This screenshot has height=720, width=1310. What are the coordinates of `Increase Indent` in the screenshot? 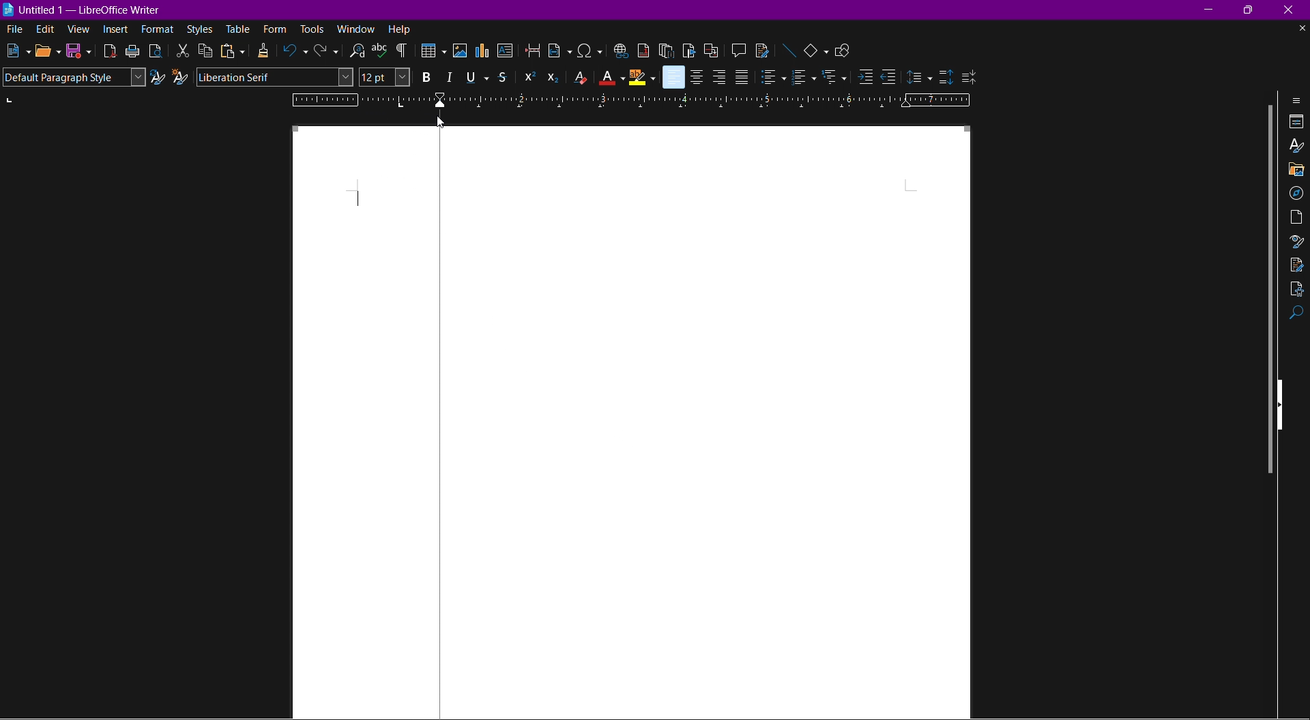 It's located at (862, 78).